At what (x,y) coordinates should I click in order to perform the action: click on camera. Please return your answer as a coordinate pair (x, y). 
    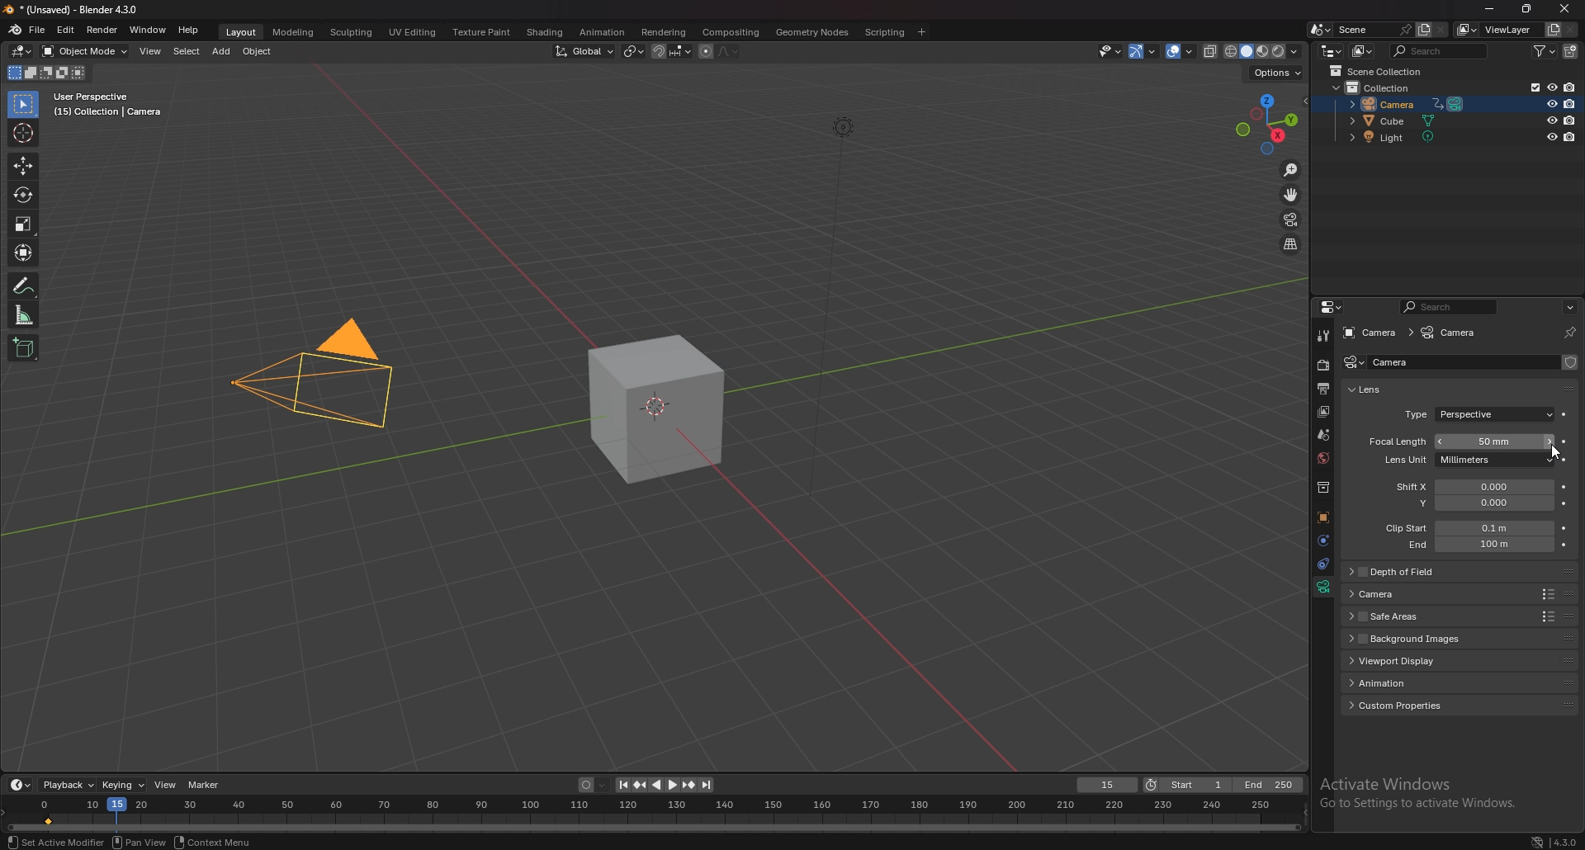
    Looking at the image, I should click on (1354, 363).